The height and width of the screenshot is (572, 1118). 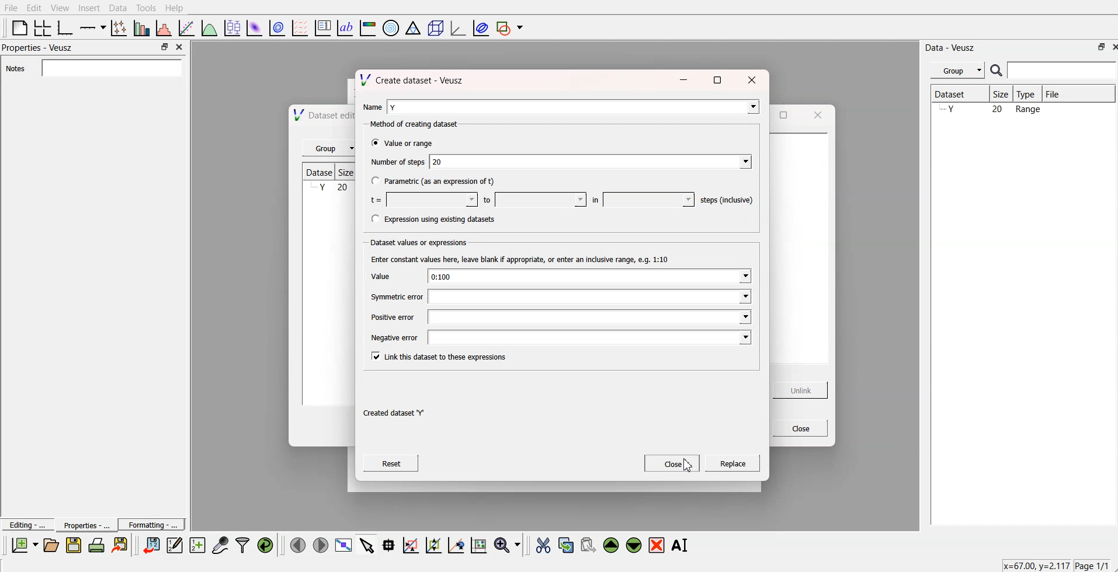 What do you see at coordinates (478, 27) in the screenshot?
I see `plot covariance ellipses` at bounding box center [478, 27].